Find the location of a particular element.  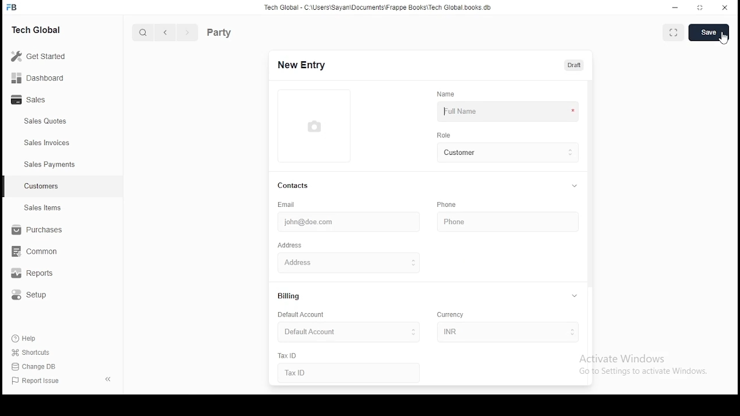

billing is located at coordinates (290, 297).